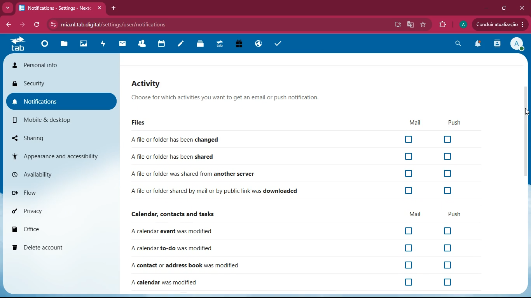 This screenshot has width=531, height=298. I want to click on availability, so click(61, 175).